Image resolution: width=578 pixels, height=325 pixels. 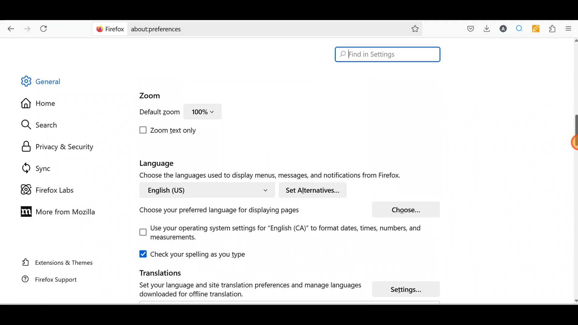 I want to click on Find in Settings, so click(x=388, y=54).